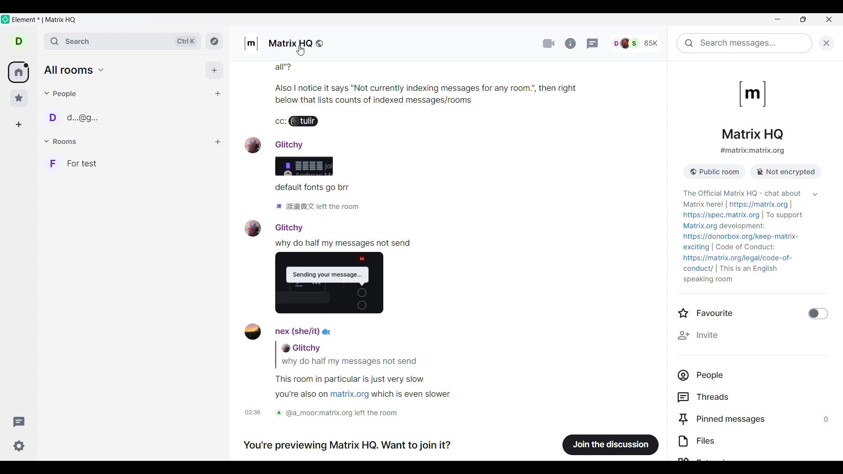  Describe the element at coordinates (815, 194) in the screenshot. I see `Collapse` at that location.